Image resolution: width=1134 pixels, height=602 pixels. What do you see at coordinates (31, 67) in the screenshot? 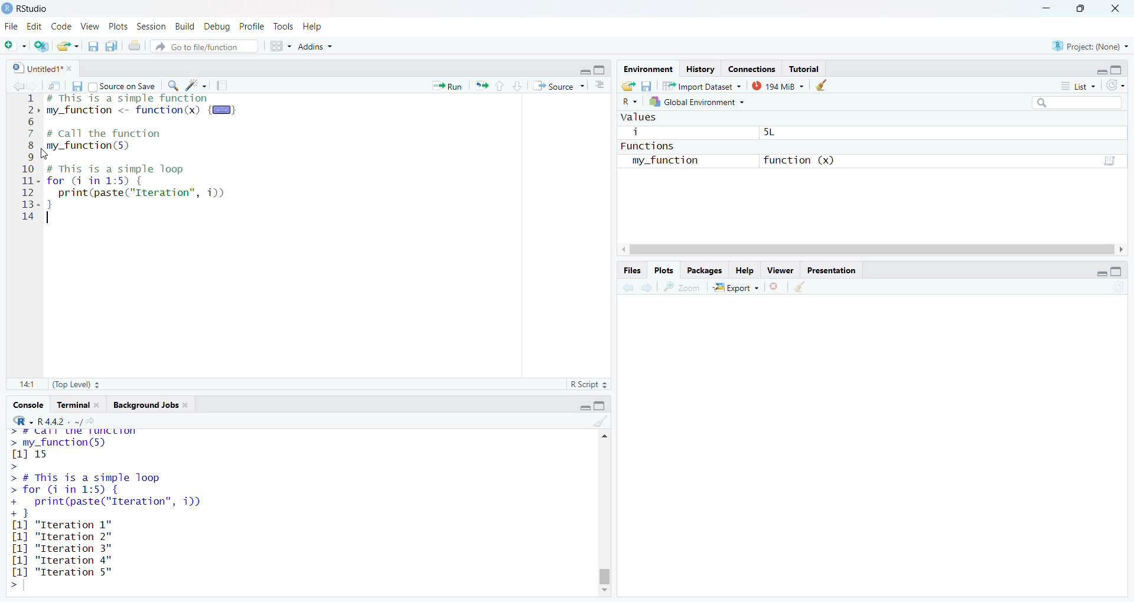
I see `untitled` at bounding box center [31, 67].